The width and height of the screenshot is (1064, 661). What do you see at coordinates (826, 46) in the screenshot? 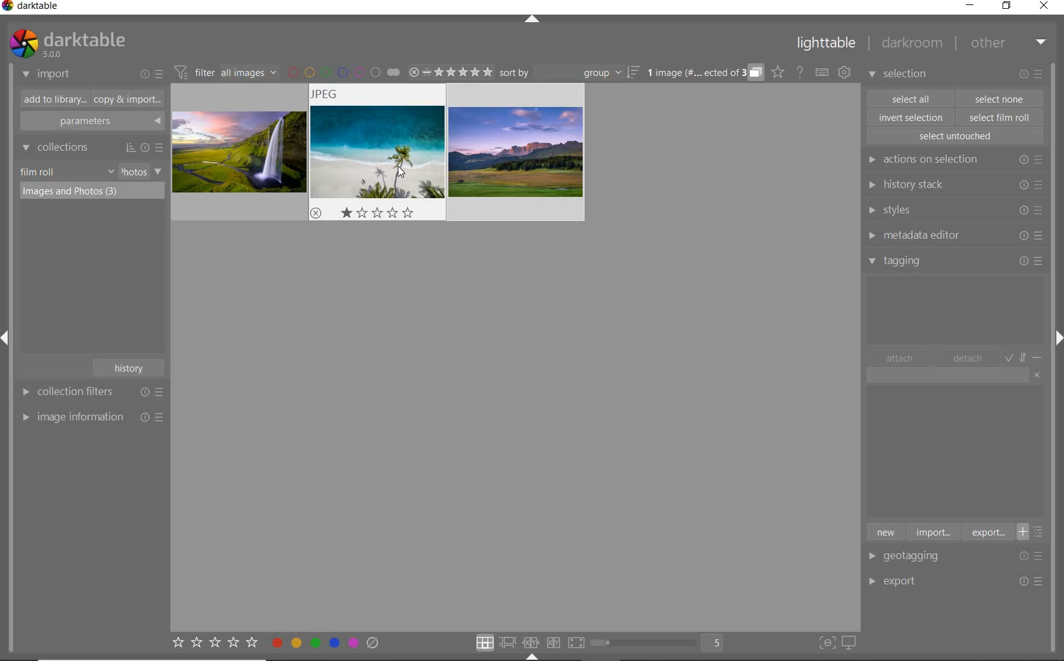
I see `lighttable` at bounding box center [826, 46].